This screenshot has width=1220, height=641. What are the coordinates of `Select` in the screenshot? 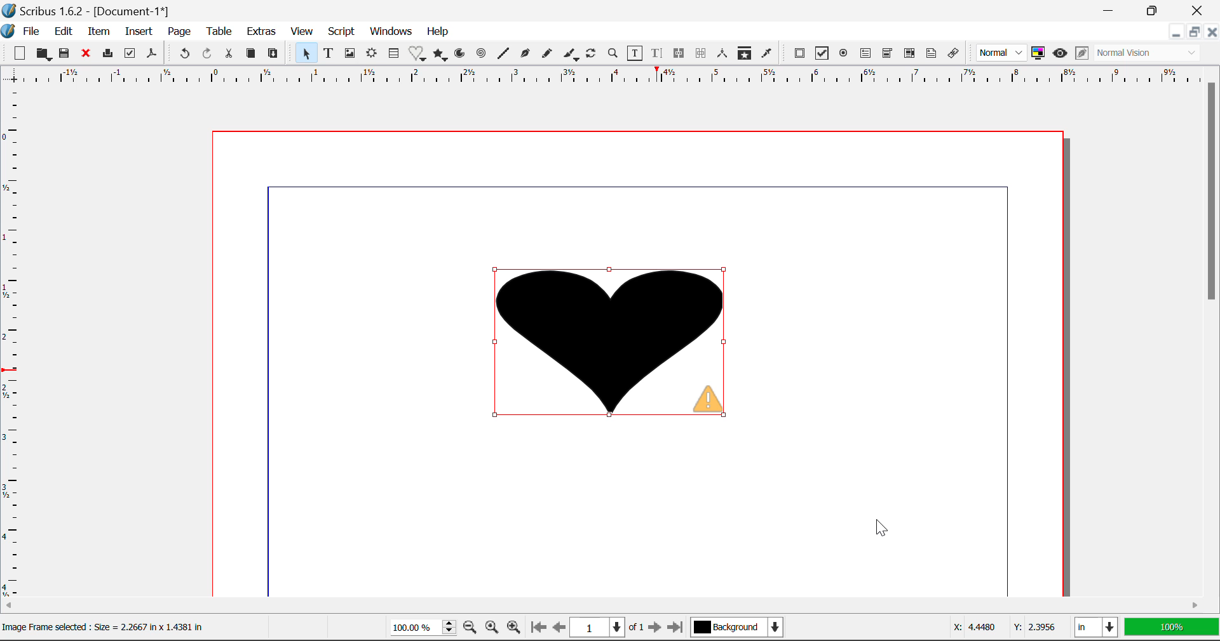 It's located at (306, 53).